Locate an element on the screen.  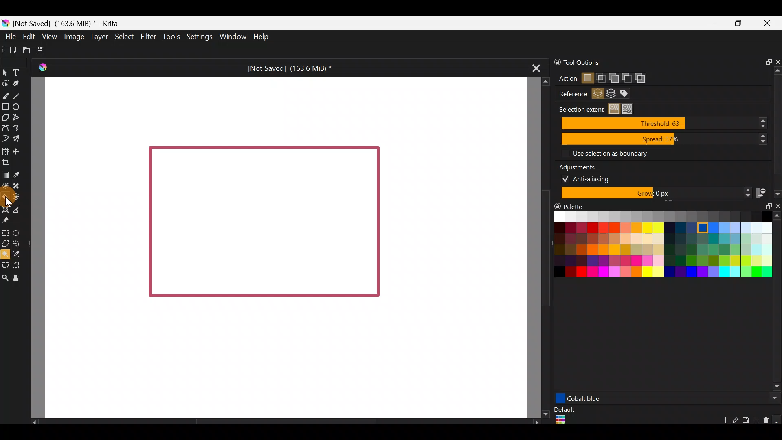
Rectangular selection tool is located at coordinates (7, 233).